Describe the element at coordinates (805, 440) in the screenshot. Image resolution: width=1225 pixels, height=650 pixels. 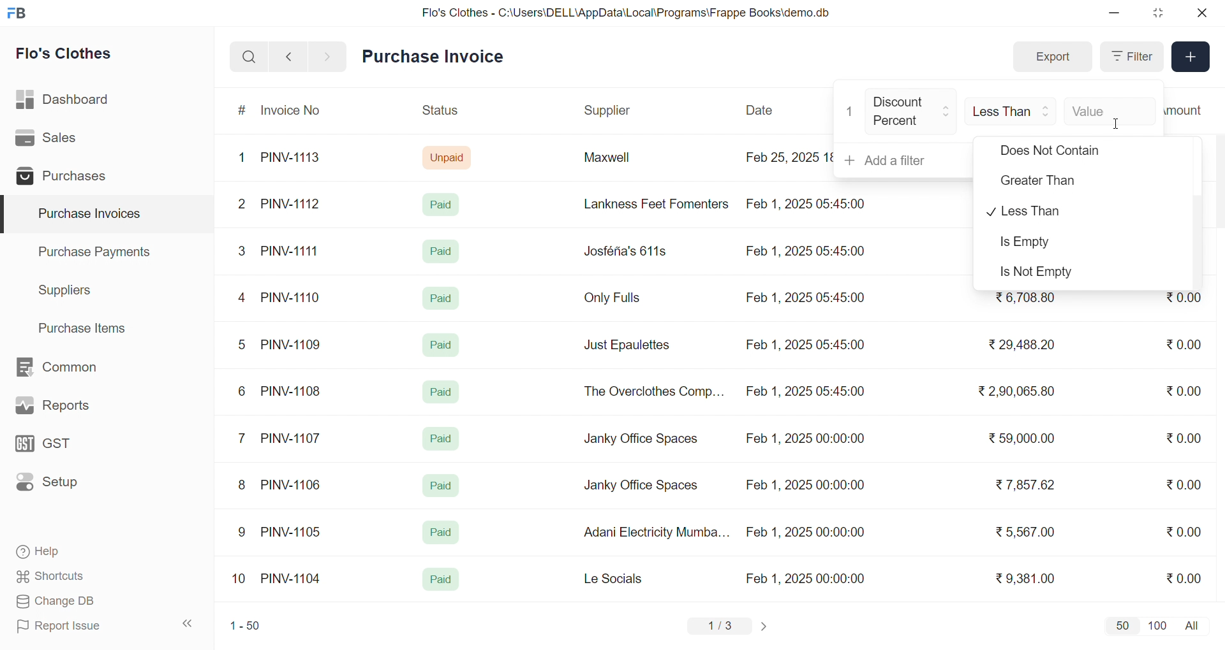
I see `Feb 1, 2025 00:00:00` at that location.